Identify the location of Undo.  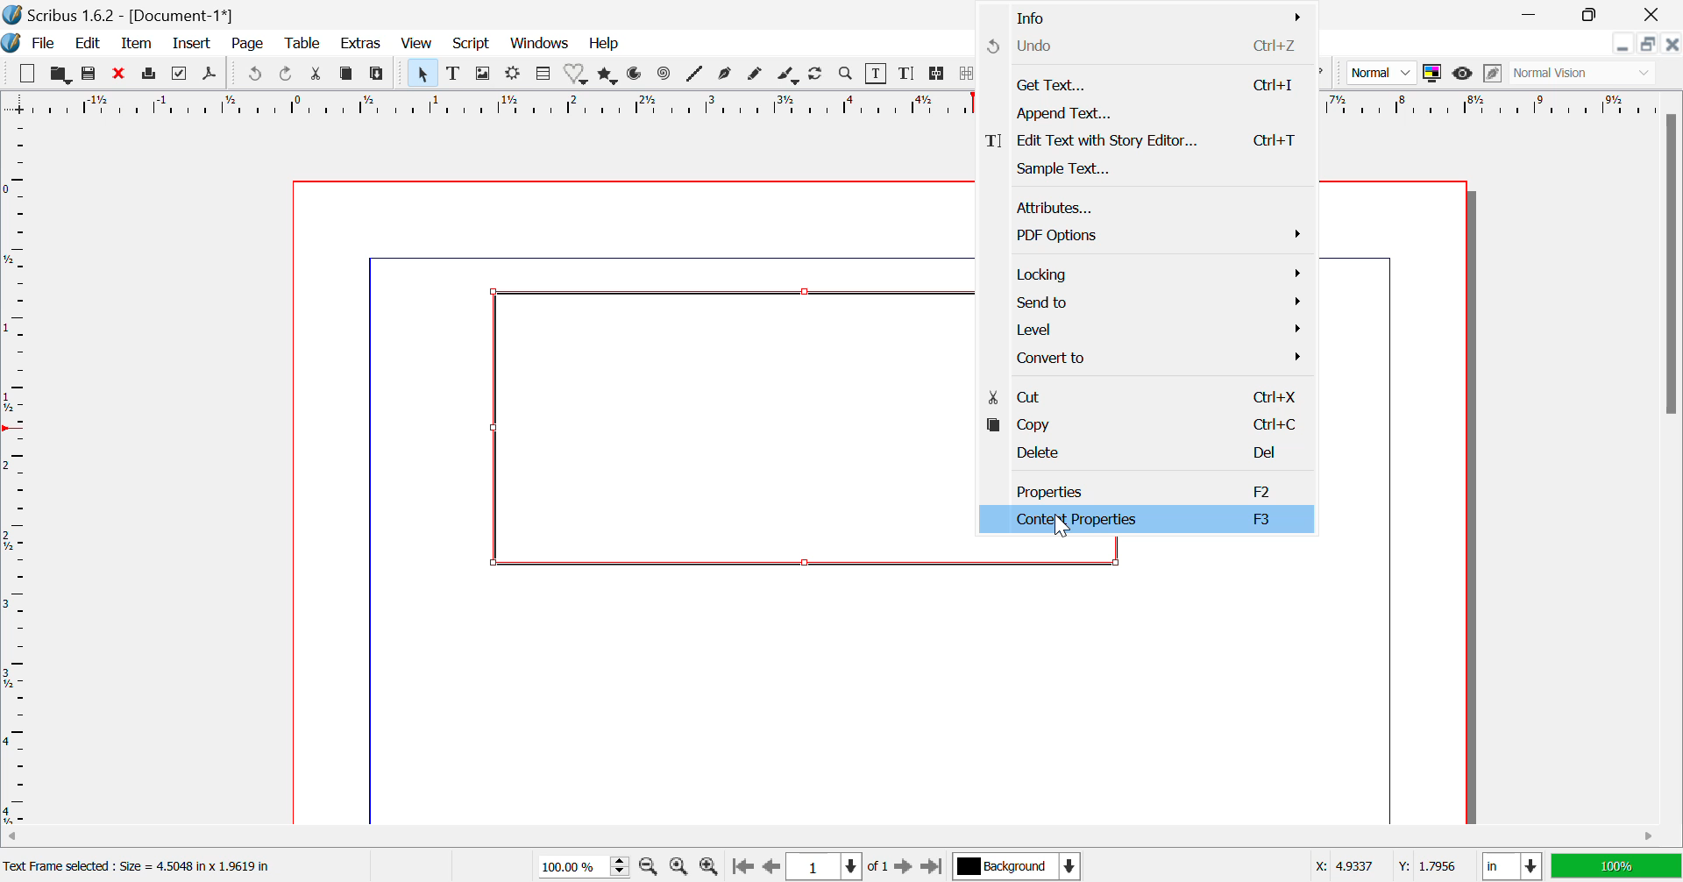
(253, 75).